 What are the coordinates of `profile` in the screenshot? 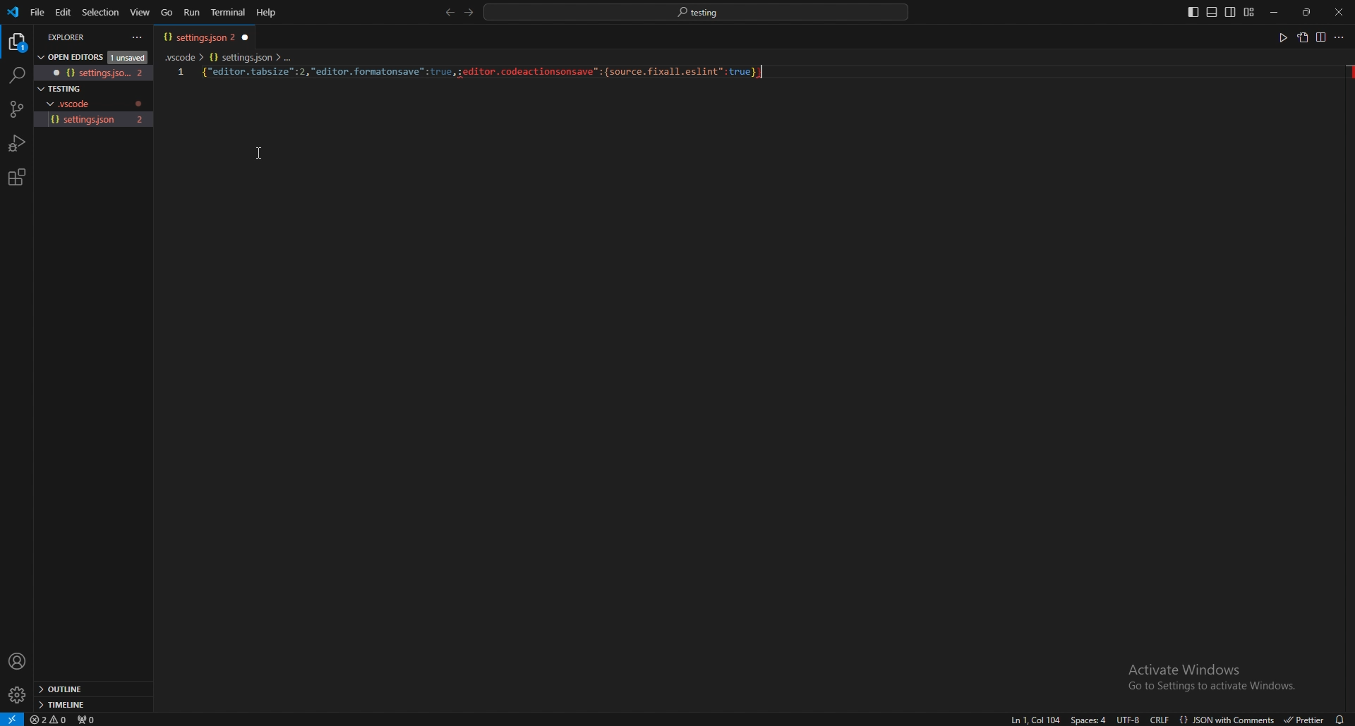 It's located at (18, 661).